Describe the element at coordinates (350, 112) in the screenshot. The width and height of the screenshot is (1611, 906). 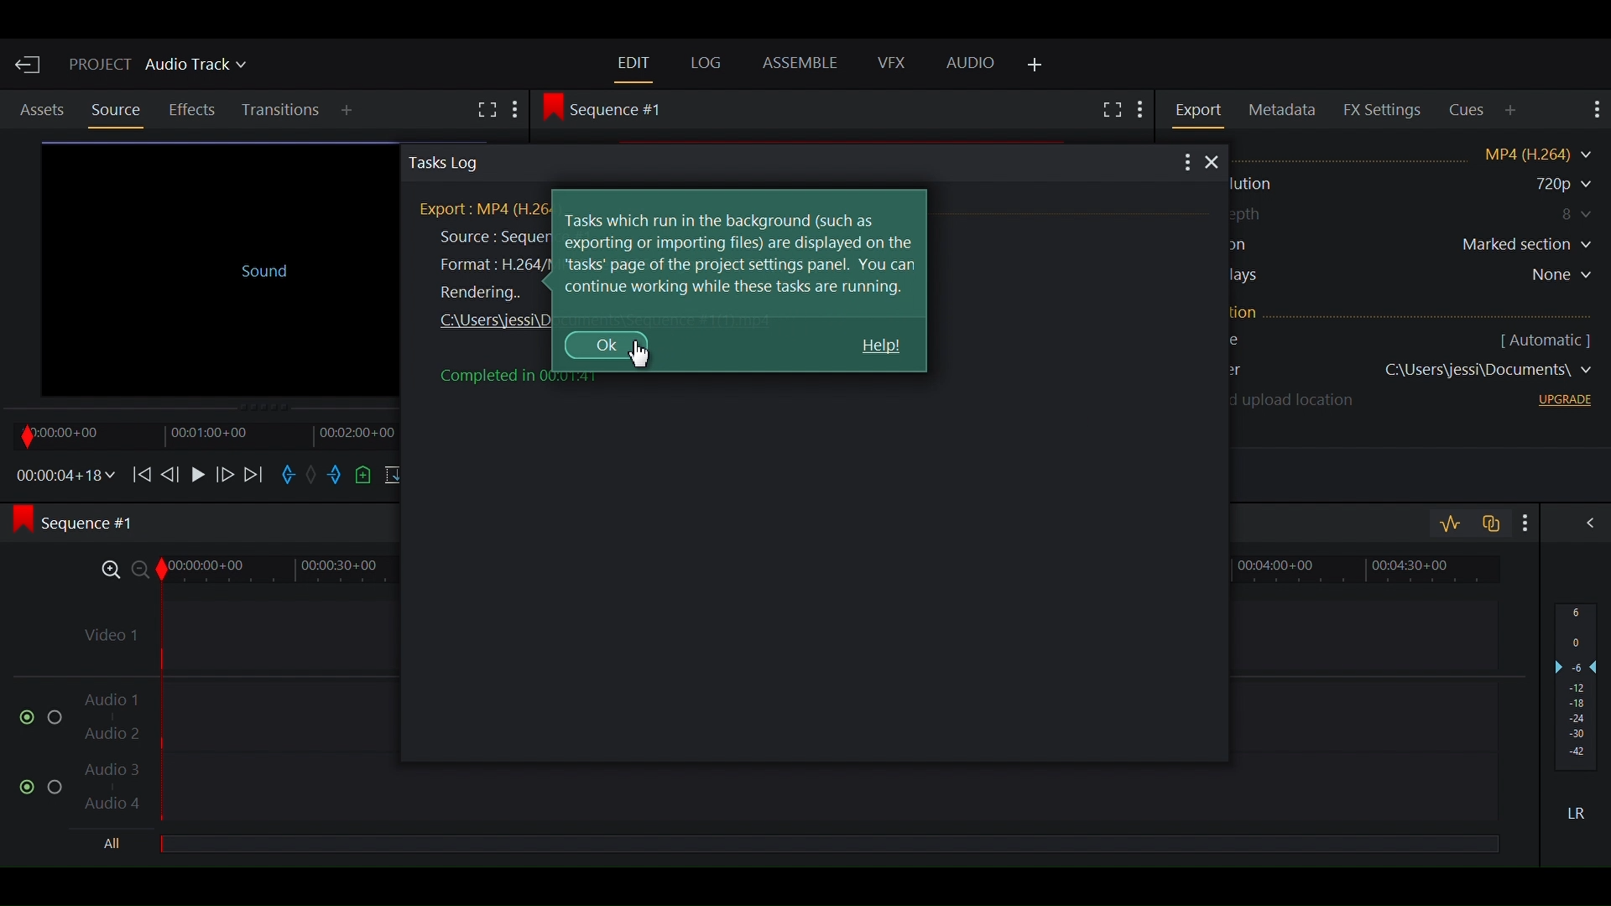
I see `Add Panel` at that location.